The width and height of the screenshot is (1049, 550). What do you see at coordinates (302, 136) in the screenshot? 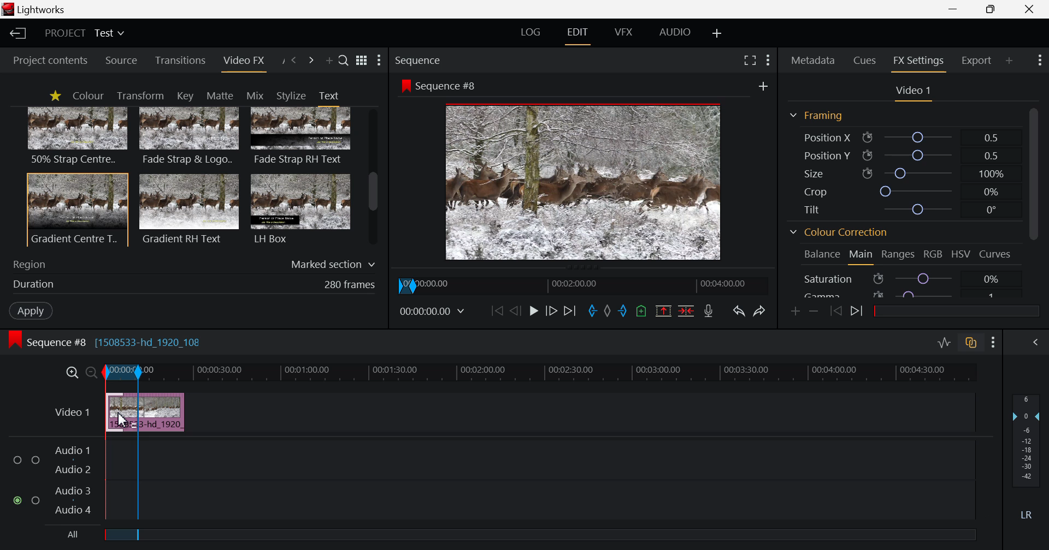
I see `Fade Strap RH Text` at bounding box center [302, 136].